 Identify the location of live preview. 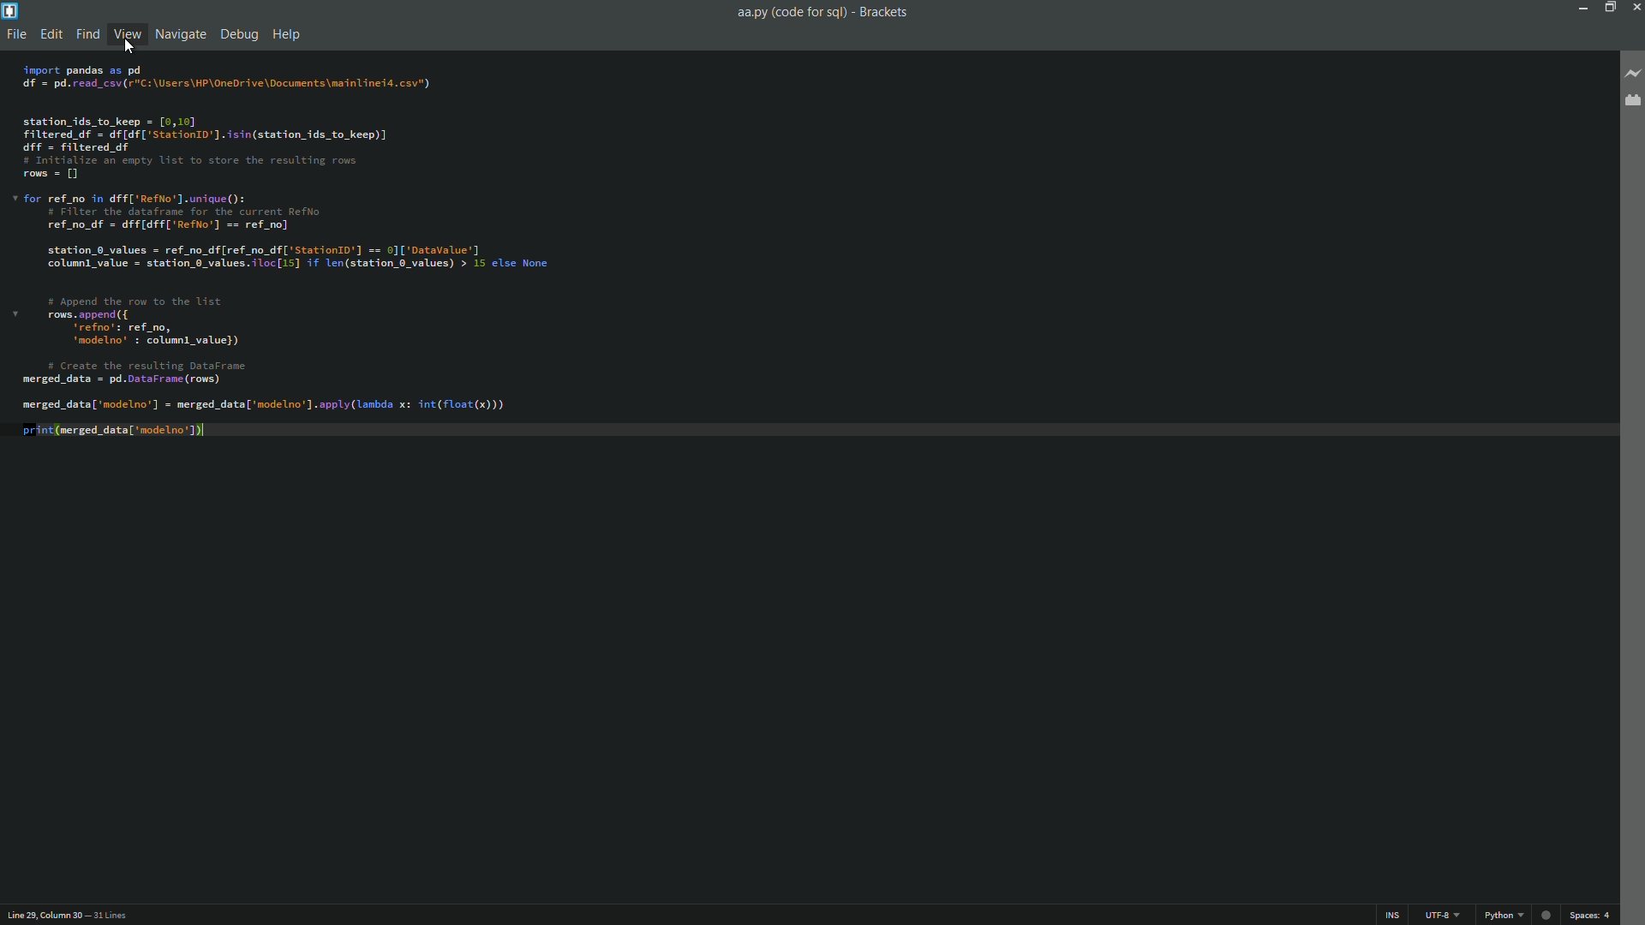
(1633, 71).